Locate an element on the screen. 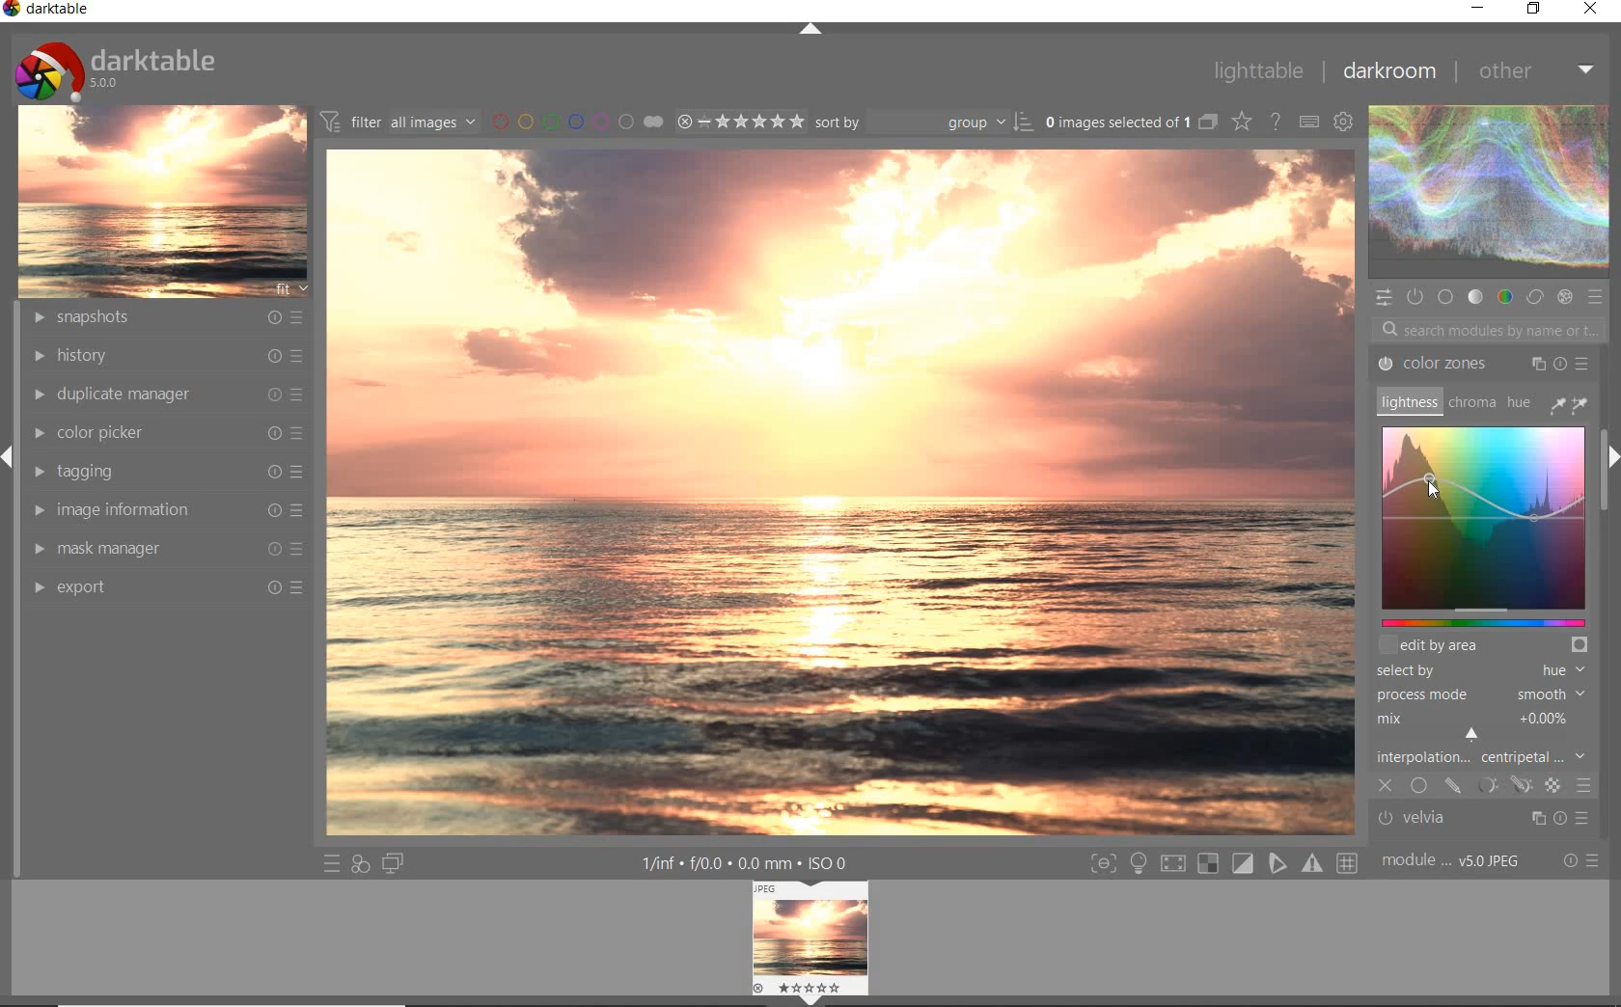  darkroom is located at coordinates (1393, 72).